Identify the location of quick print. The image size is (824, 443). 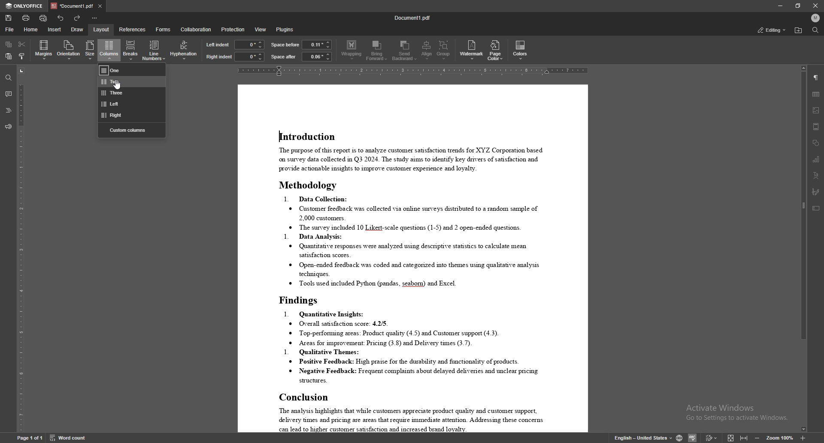
(43, 18).